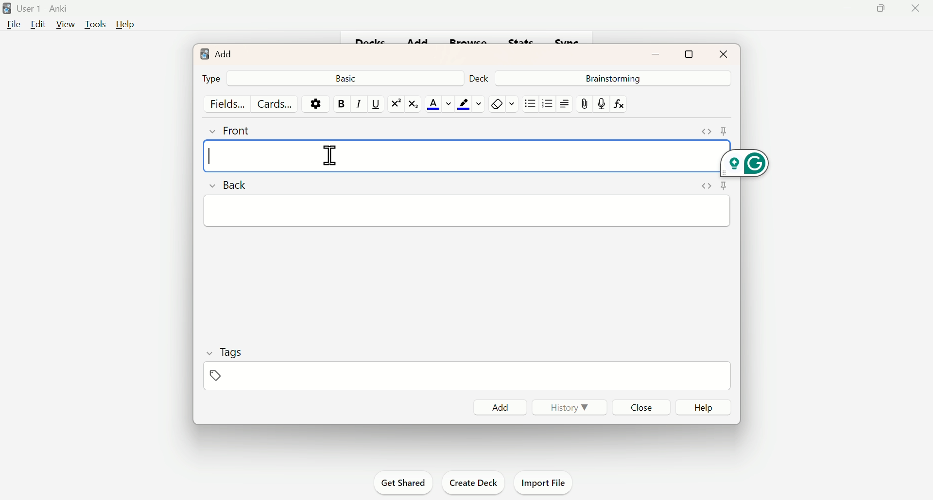 The width and height of the screenshot is (933, 500). What do you see at coordinates (216, 79) in the screenshot?
I see `` at bounding box center [216, 79].